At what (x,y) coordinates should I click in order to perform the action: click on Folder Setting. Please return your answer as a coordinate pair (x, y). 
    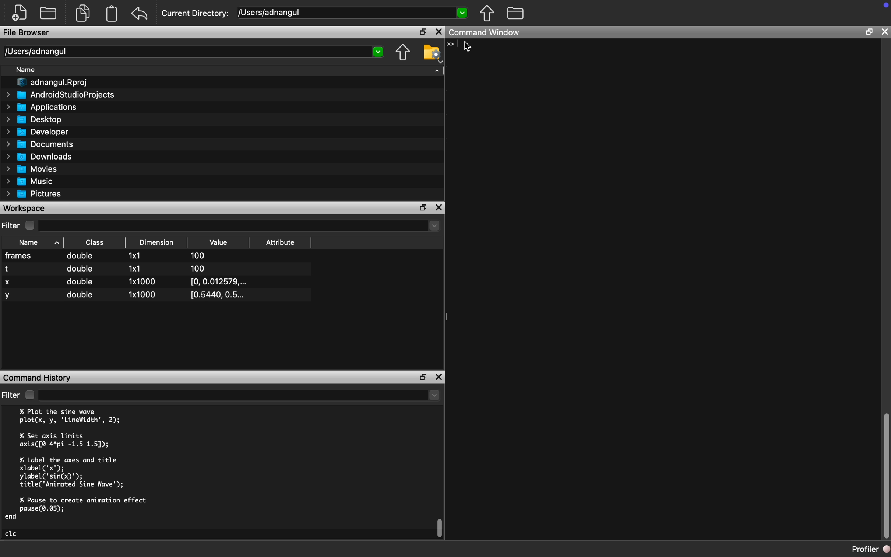
    Looking at the image, I should click on (431, 53).